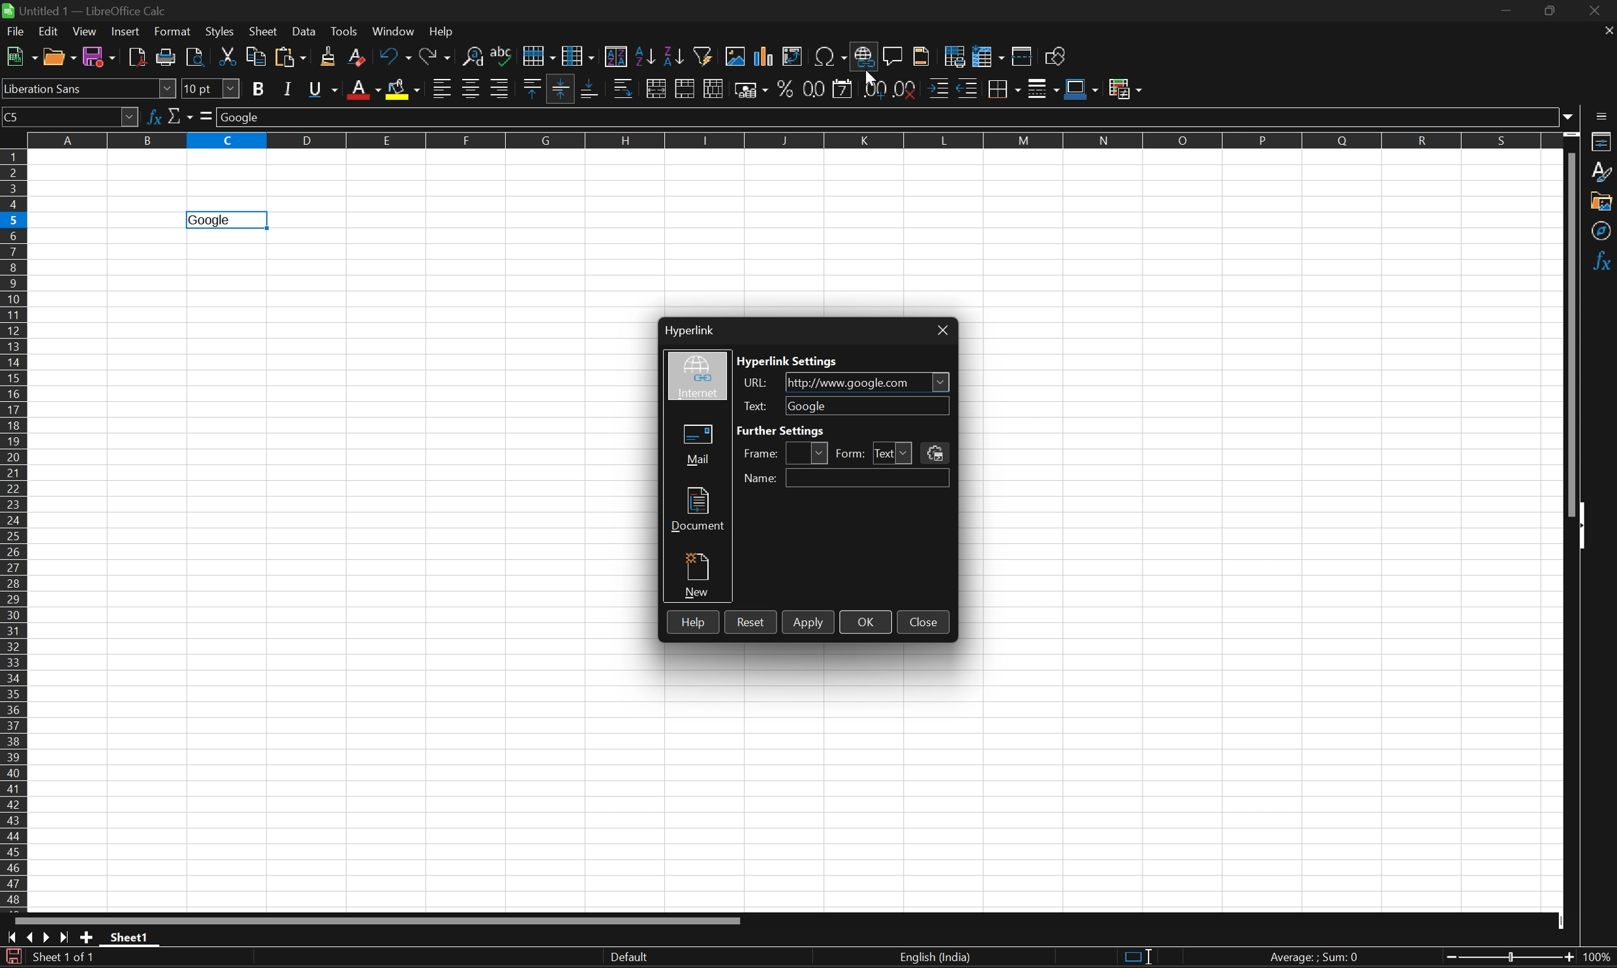 The height and width of the screenshot is (968, 1617). What do you see at coordinates (812, 89) in the screenshot?
I see `Format as number` at bounding box center [812, 89].